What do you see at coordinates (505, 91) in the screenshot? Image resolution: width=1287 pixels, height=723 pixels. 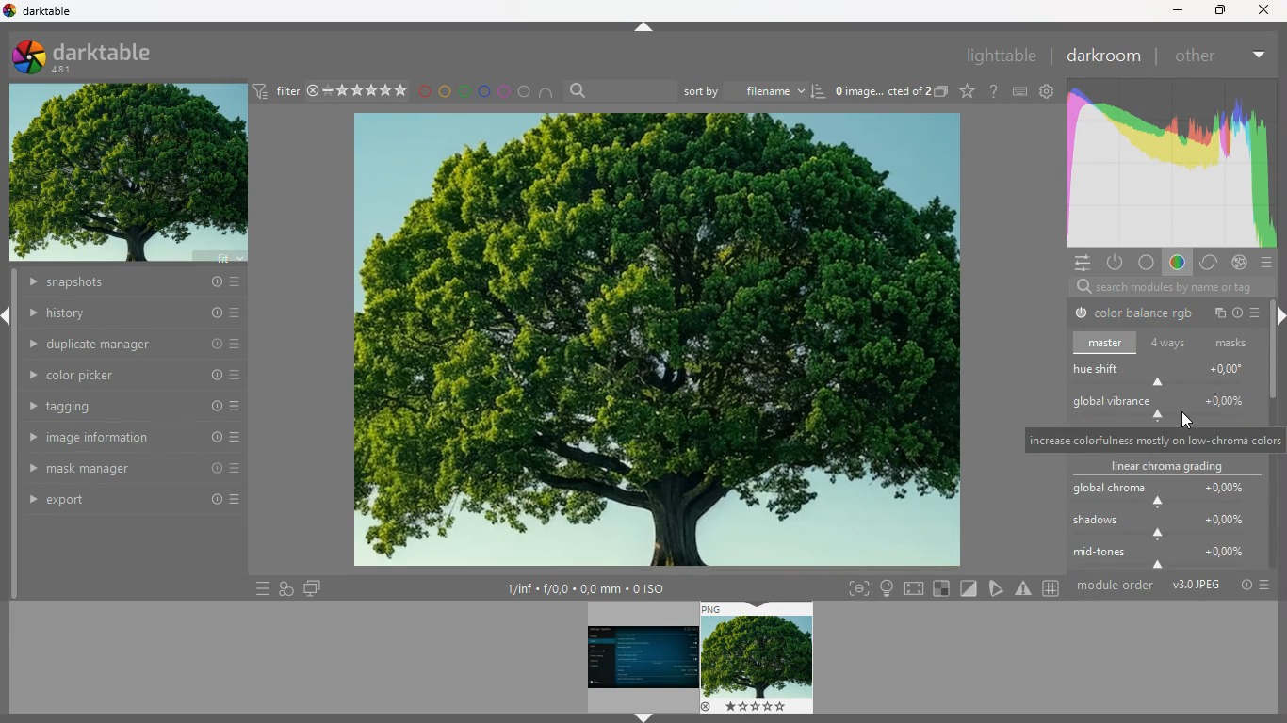 I see `pink` at bounding box center [505, 91].